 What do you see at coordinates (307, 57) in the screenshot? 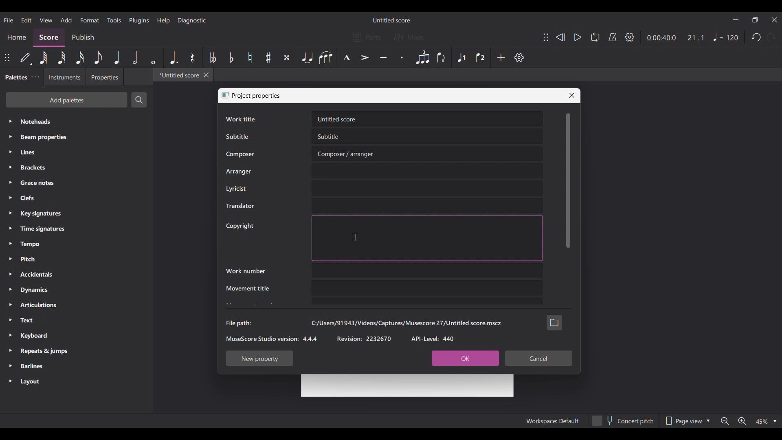
I see `Tie` at bounding box center [307, 57].